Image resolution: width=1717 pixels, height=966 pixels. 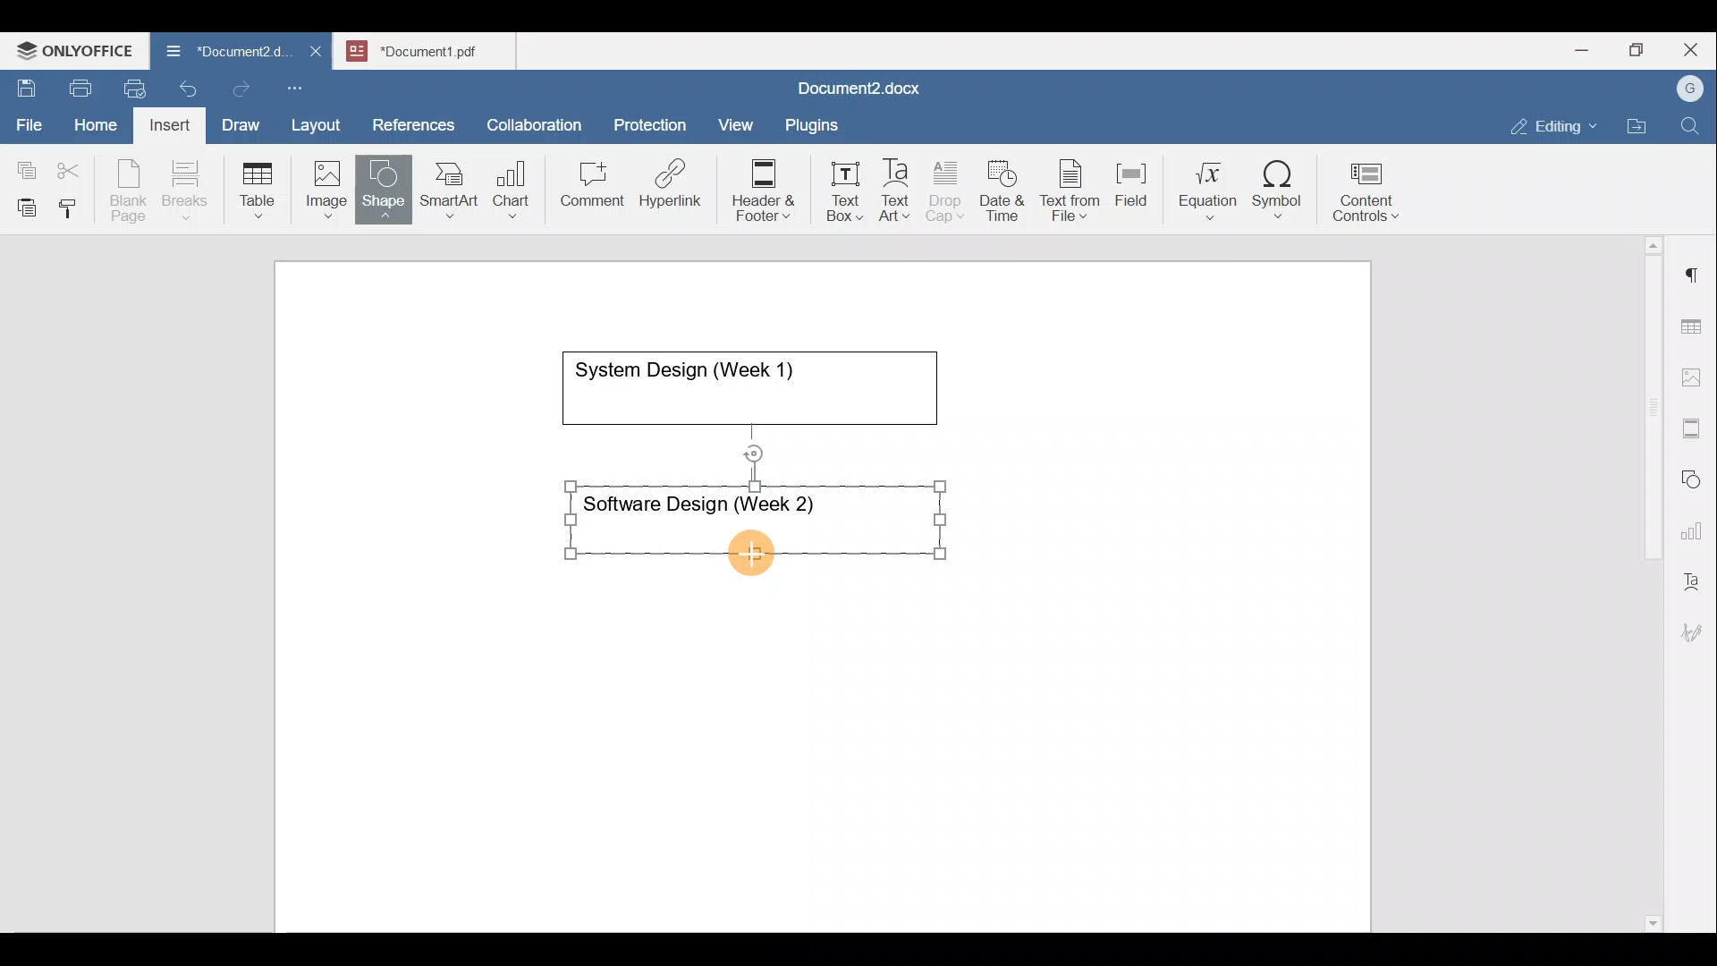 What do you see at coordinates (22, 203) in the screenshot?
I see `Paste` at bounding box center [22, 203].